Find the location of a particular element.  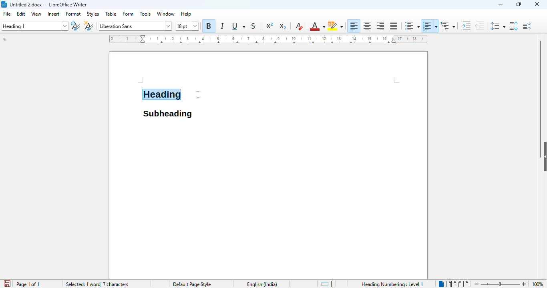

page style is located at coordinates (191, 284).